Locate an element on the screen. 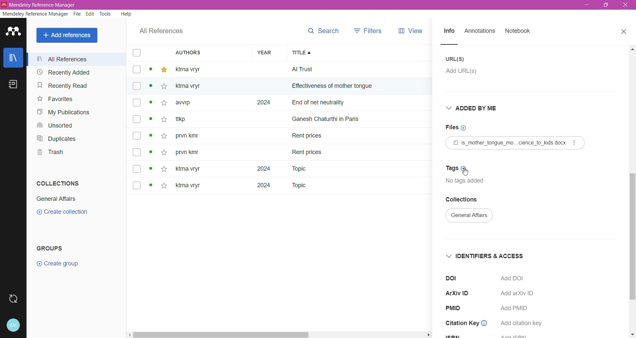  Horizontal Scroll Bar is located at coordinates (280, 334).